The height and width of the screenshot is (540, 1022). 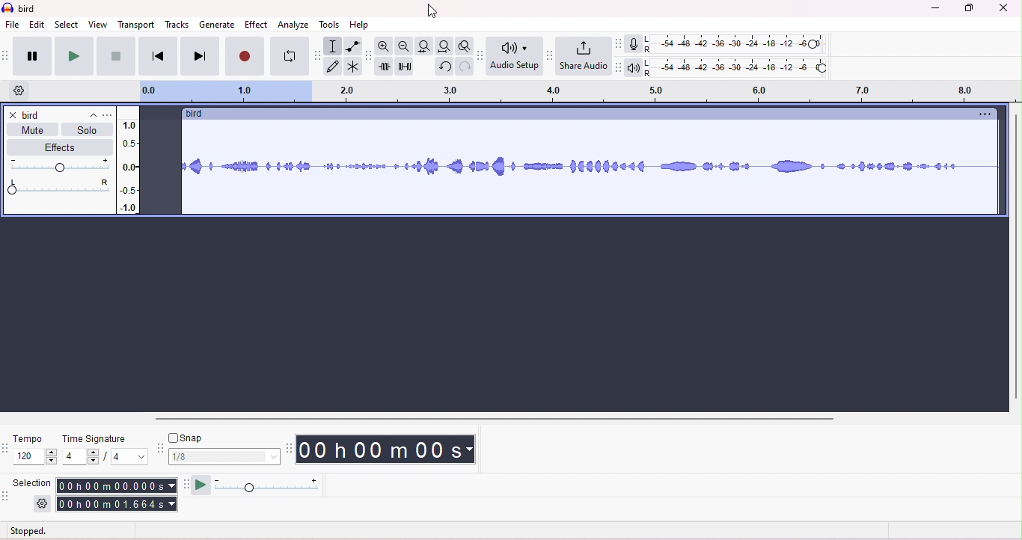 I want to click on record meter, so click(x=632, y=44).